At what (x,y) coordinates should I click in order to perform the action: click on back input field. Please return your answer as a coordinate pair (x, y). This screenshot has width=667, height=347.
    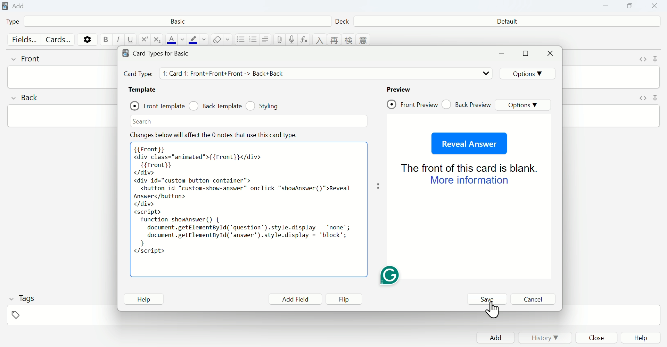
    Looking at the image, I should click on (62, 116).